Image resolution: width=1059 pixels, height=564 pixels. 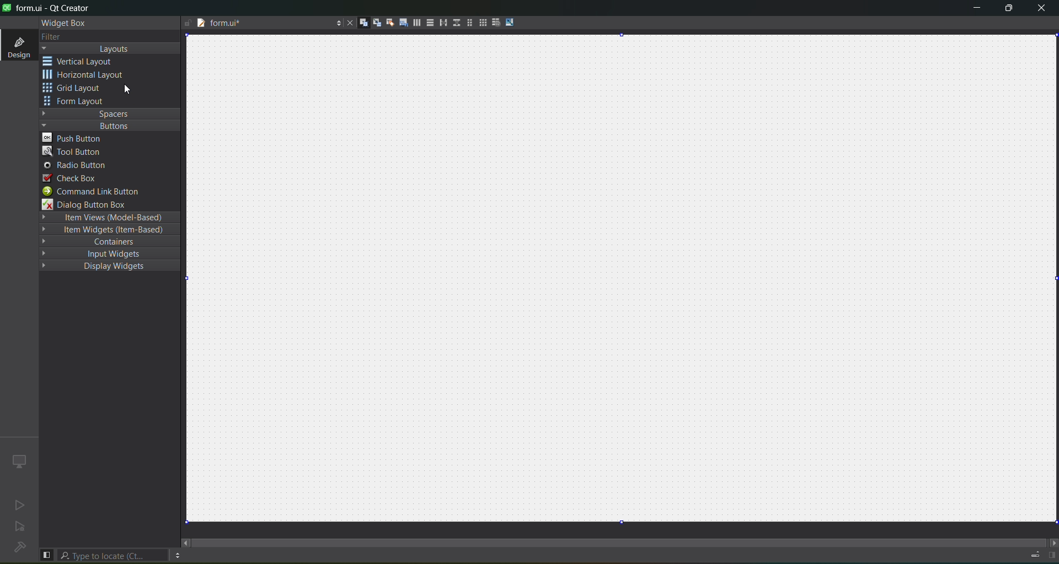 I want to click on filter, so click(x=51, y=36).